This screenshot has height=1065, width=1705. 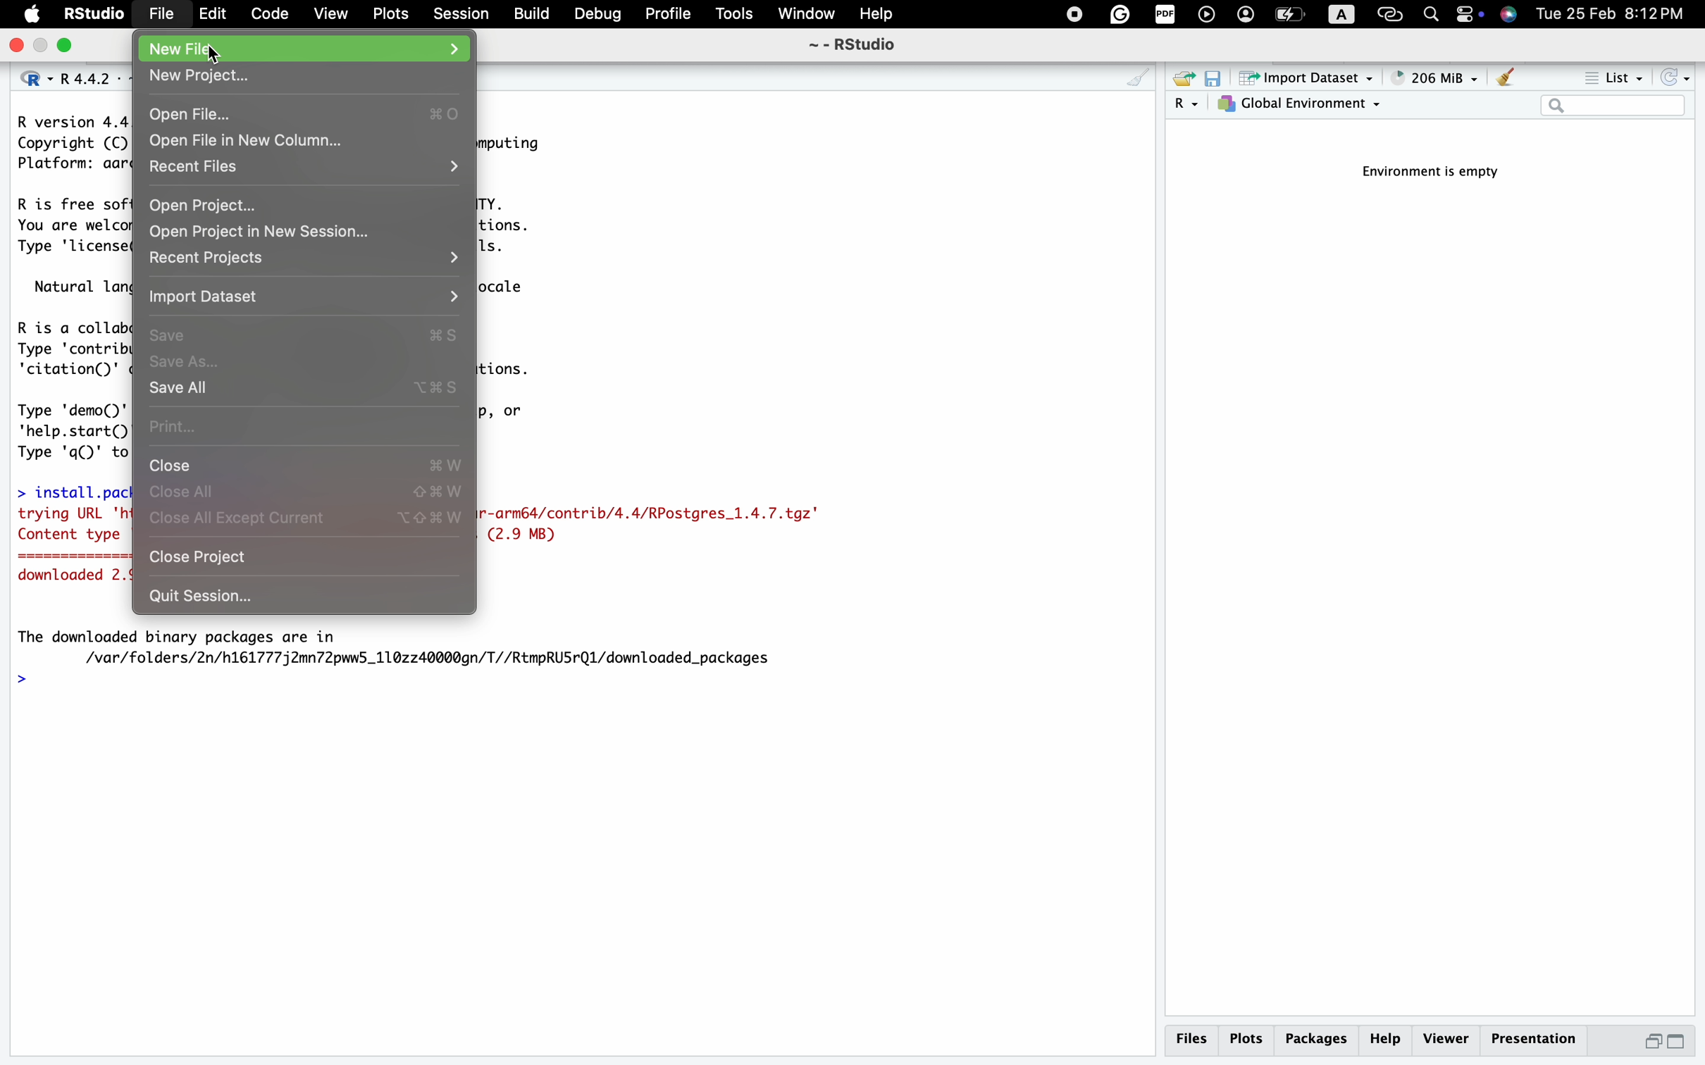 What do you see at coordinates (330, 15) in the screenshot?
I see `View` at bounding box center [330, 15].